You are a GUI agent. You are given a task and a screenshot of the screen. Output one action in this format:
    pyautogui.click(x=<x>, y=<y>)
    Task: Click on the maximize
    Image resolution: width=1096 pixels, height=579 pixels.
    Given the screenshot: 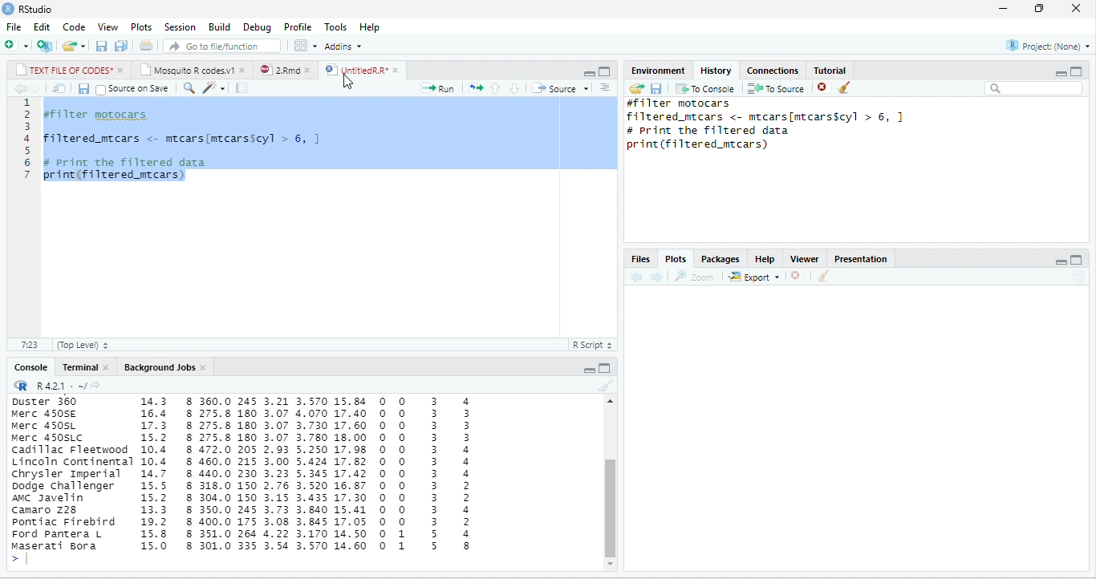 What is the action you would take?
    pyautogui.click(x=604, y=369)
    